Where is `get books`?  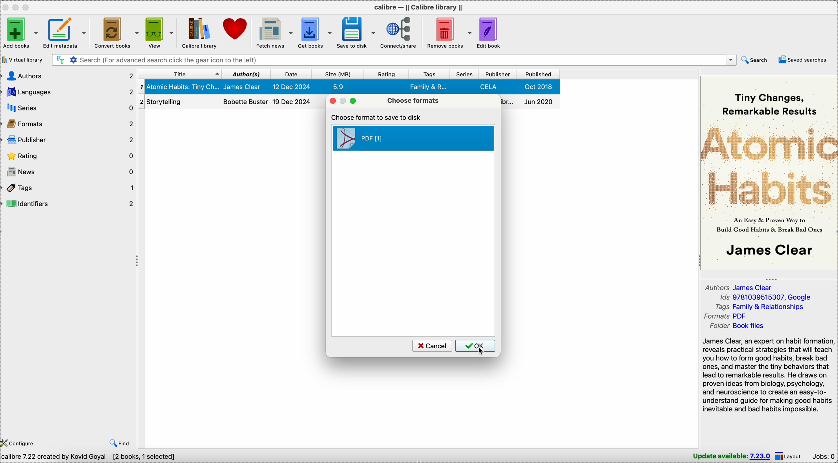
get books is located at coordinates (314, 32).